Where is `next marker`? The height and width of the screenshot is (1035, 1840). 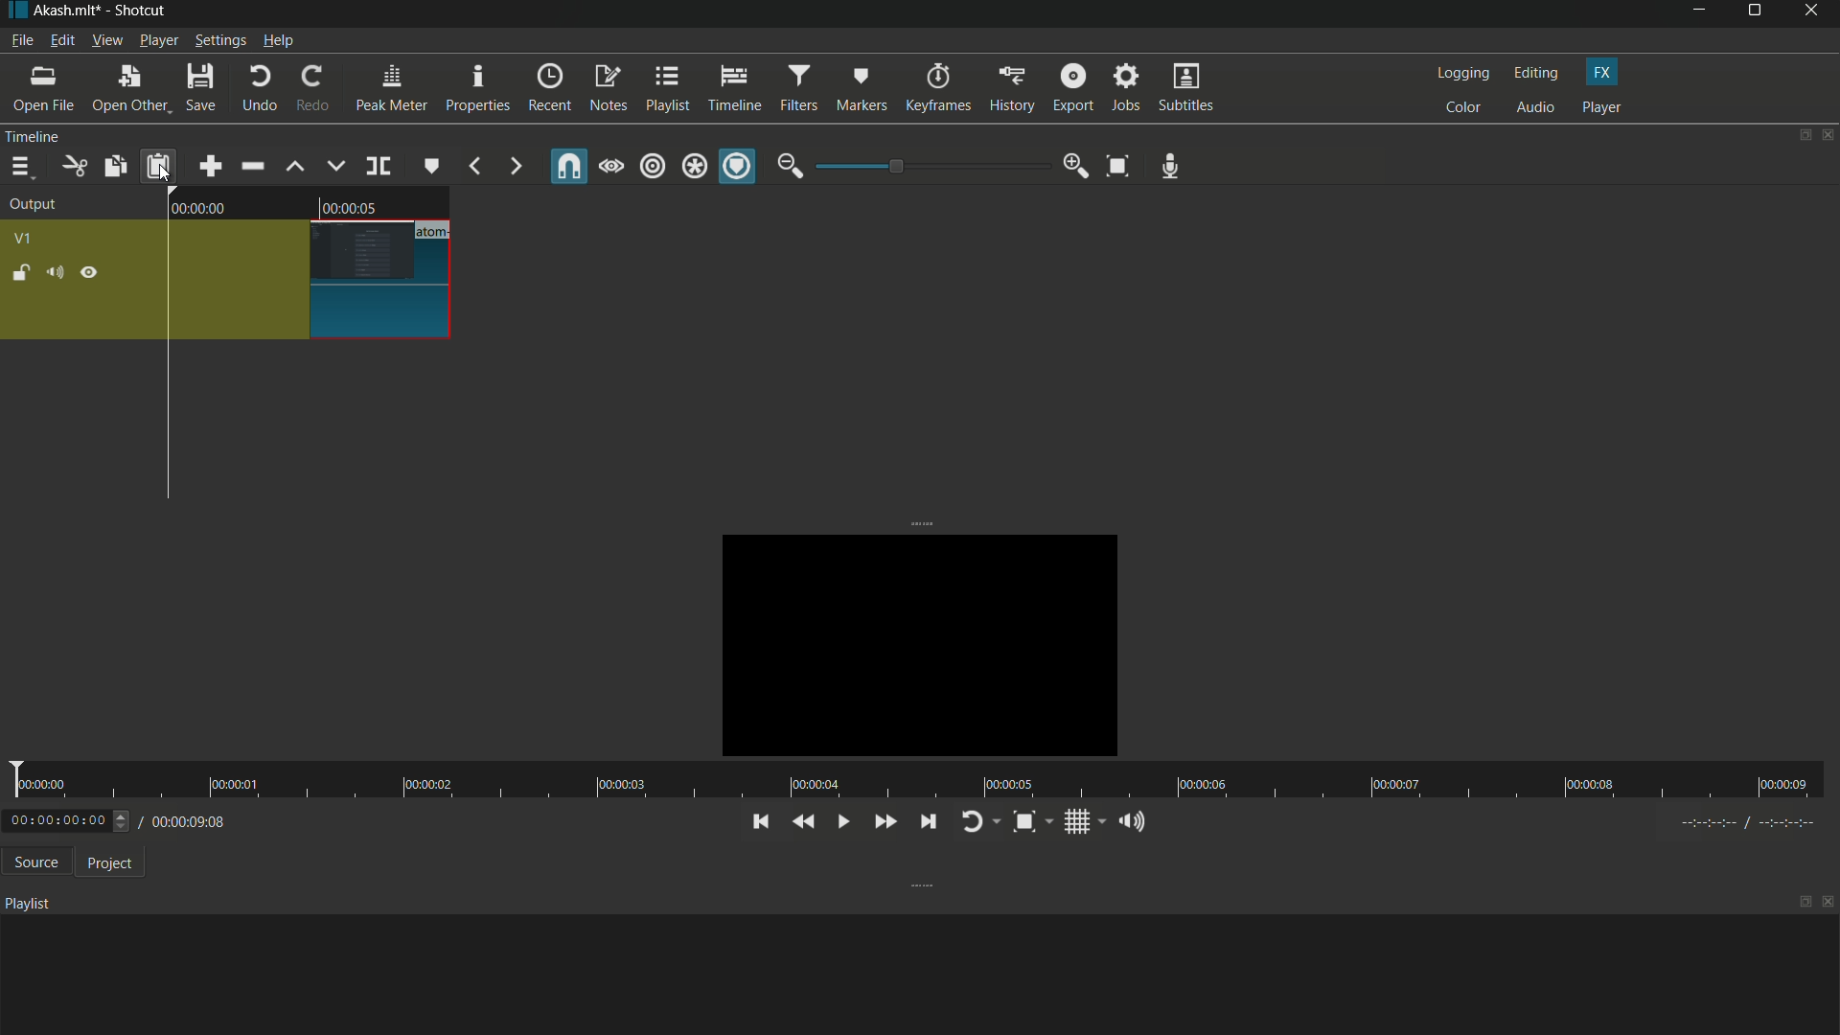 next marker is located at coordinates (515, 168).